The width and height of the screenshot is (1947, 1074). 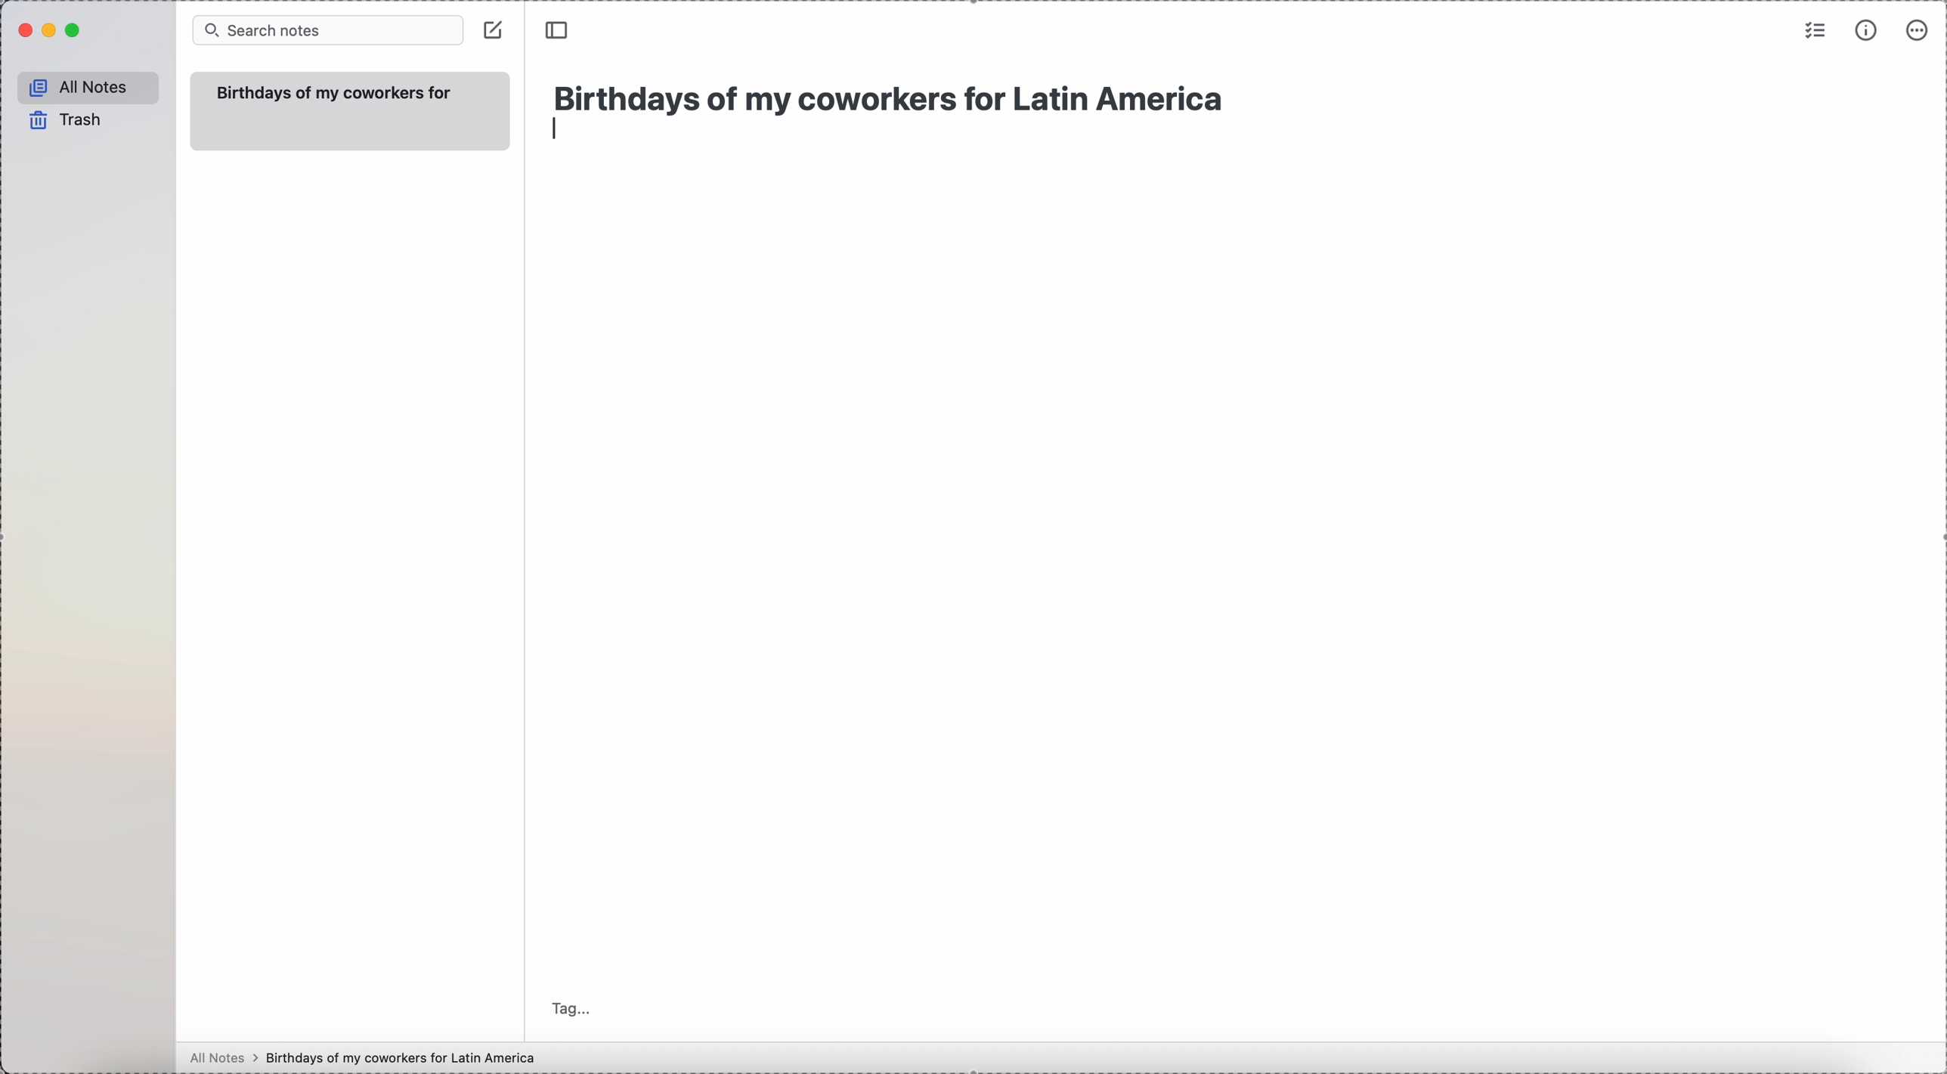 What do you see at coordinates (896, 94) in the screenshot?
I see `Birthdays of my coworkers for Latin America` at bounding box center [896, 94].